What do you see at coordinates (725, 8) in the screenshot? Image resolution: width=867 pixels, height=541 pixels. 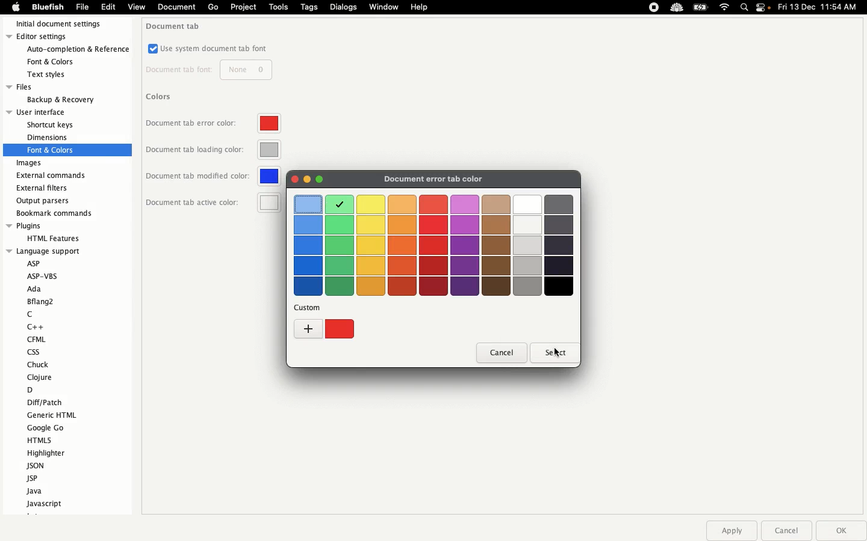 I see `Internet` at bounding box center [725, 8].